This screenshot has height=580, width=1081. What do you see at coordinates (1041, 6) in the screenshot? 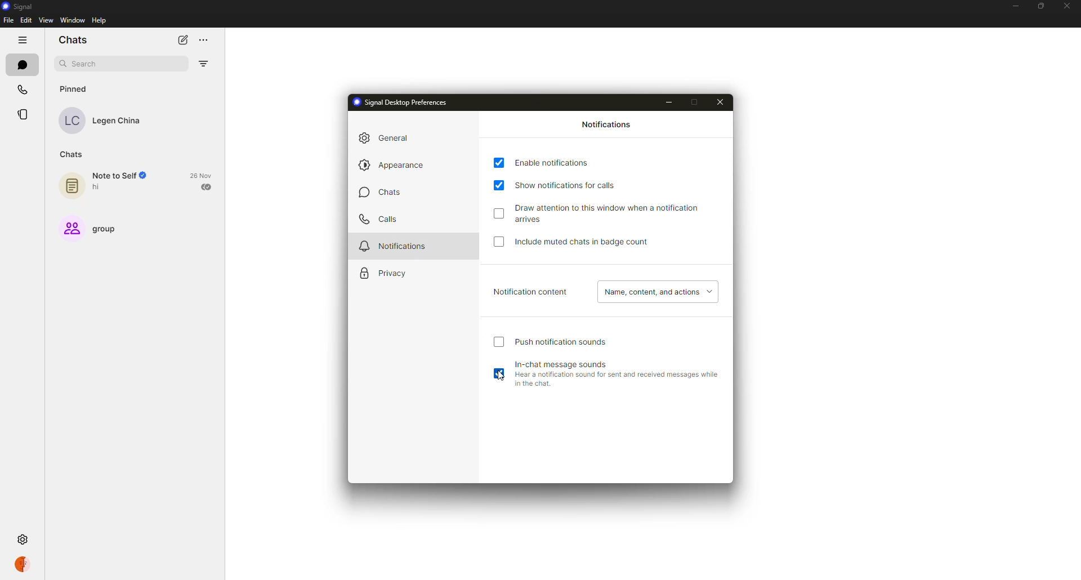
I see `maximize` at bounding box center [1041, 6].